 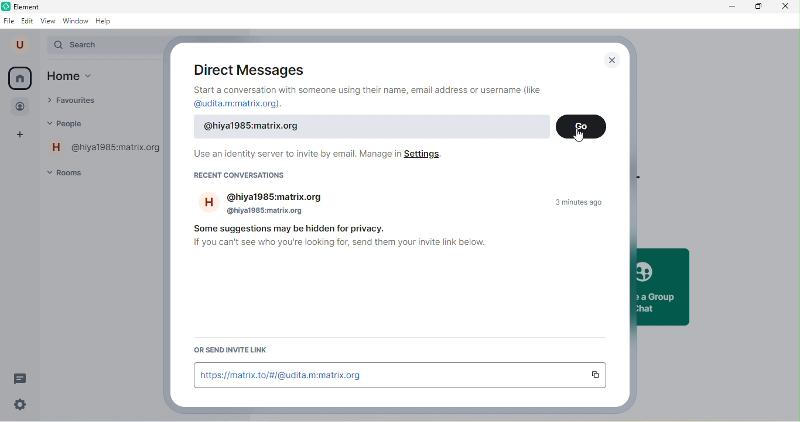 What do you see at coordinates (9, 20) in the screenshot?
I see `file` at bounding box center [9, 20].